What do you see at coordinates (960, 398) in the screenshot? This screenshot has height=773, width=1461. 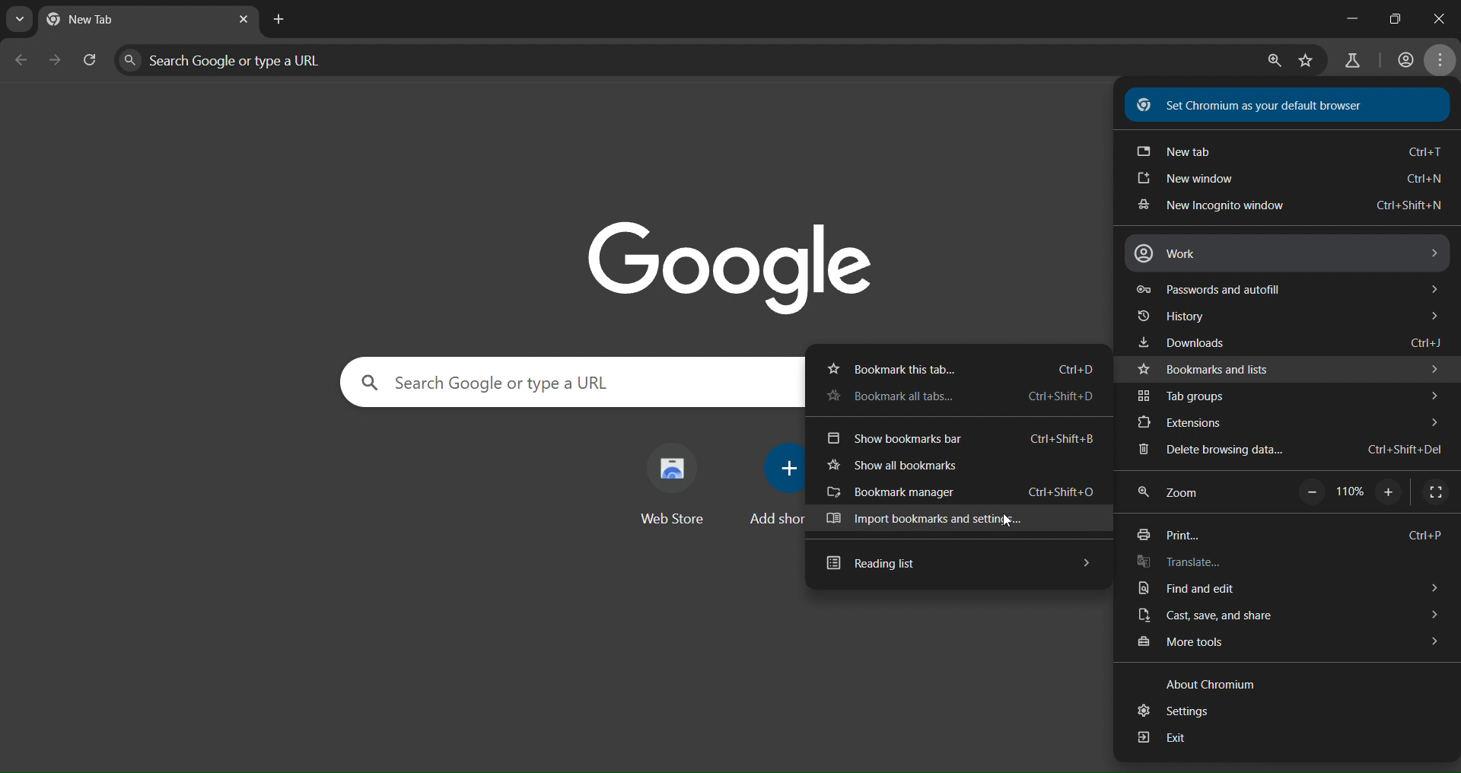 I see `bookmark all this` at bounding box center [960, 398].